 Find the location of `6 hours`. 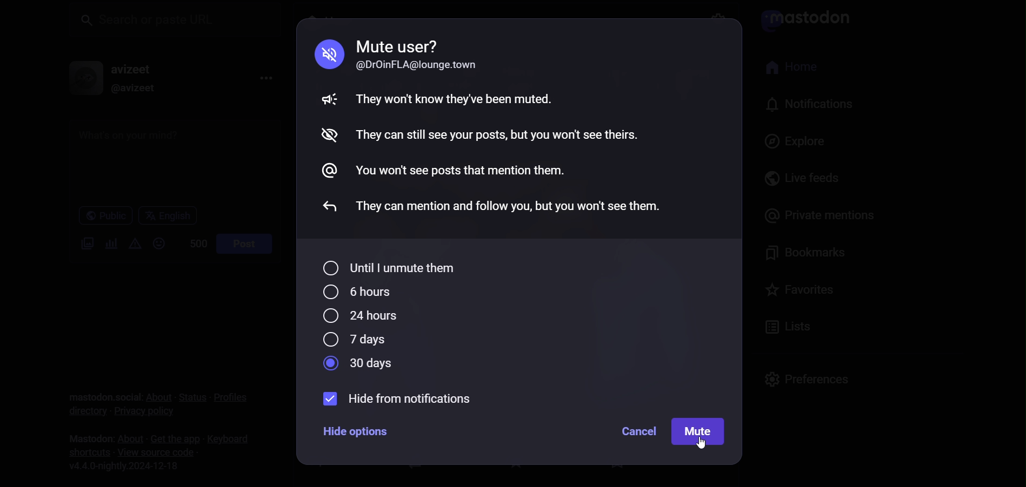

6 hours is located at coordinates (358, 292).